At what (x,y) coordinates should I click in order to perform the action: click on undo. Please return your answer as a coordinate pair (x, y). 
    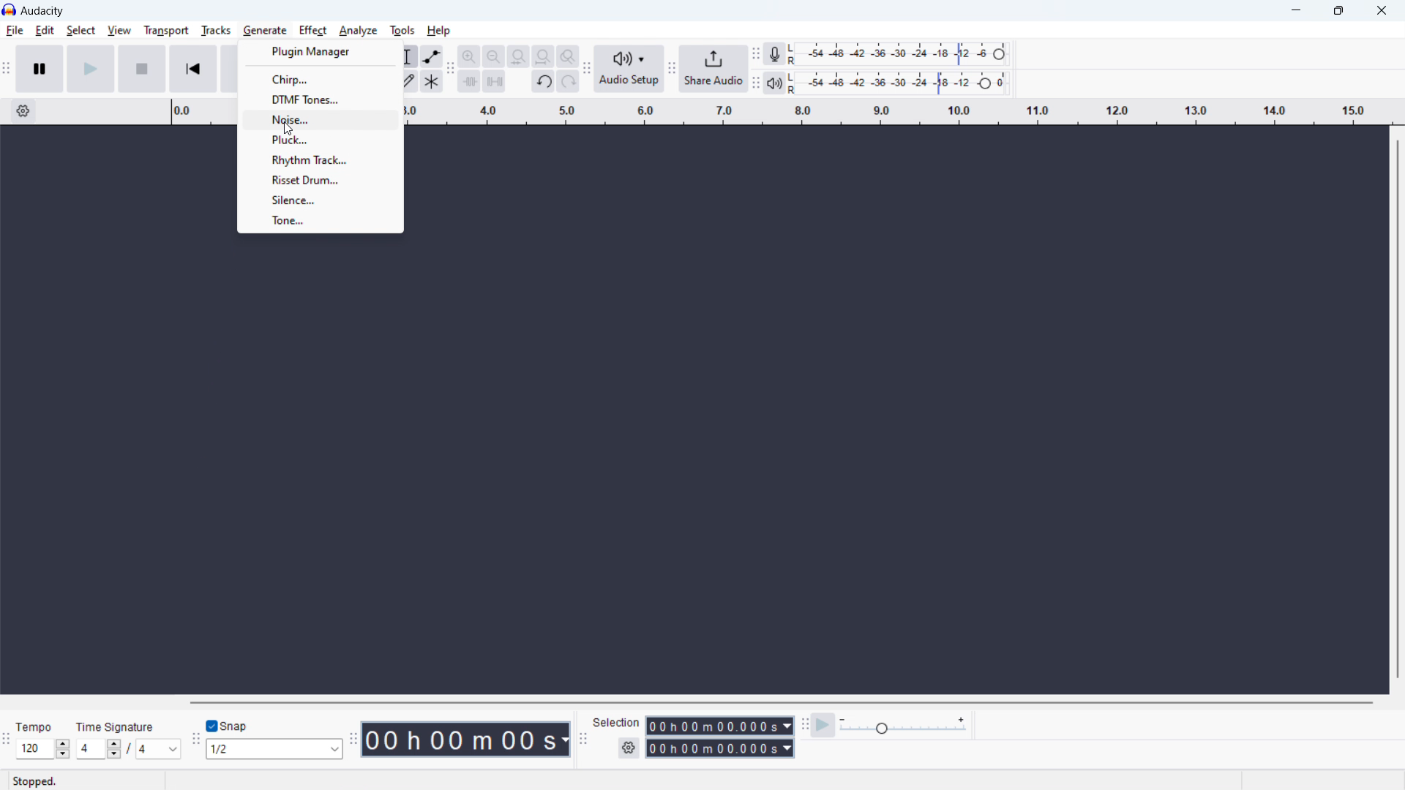
    Looking at the image, I should click on (543, 81).